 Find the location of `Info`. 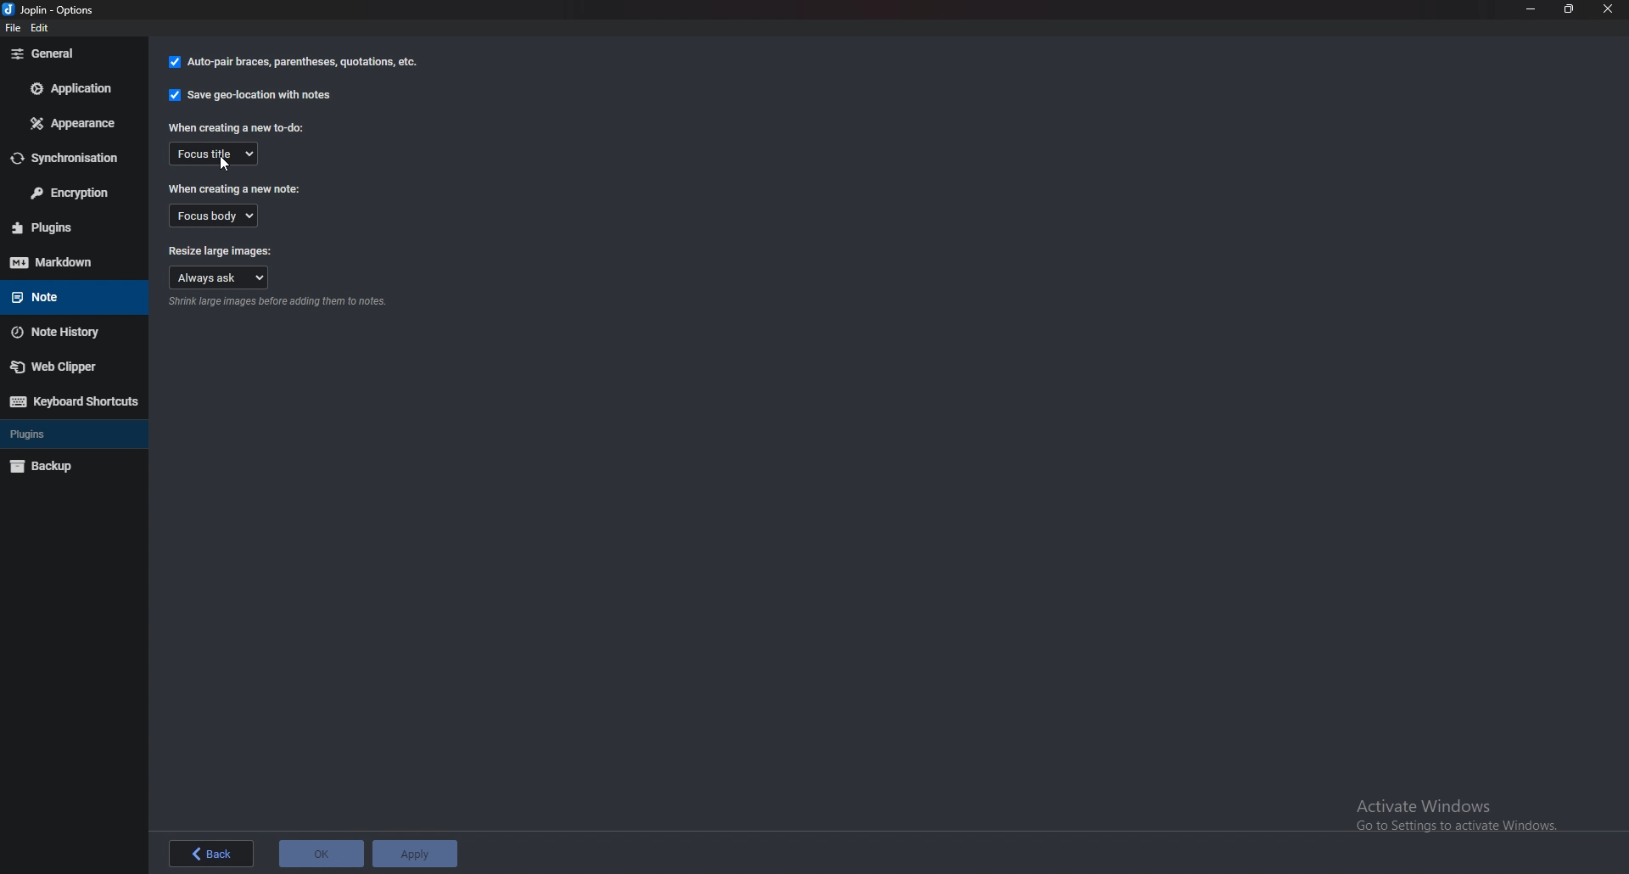

Info is located at coordinates (281, 302).